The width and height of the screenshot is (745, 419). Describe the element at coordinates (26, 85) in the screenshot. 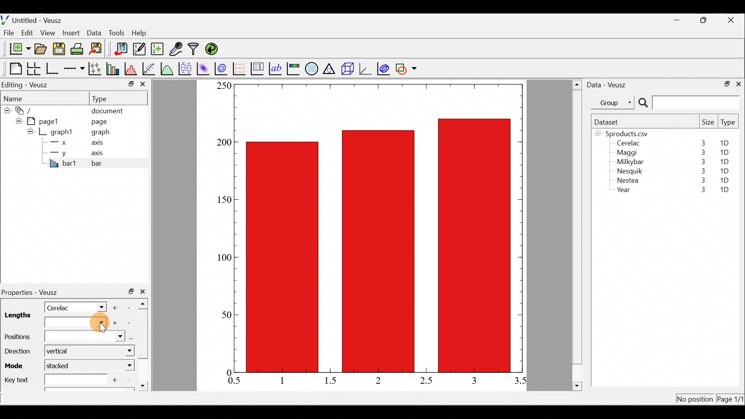

I see `Editing - Veusz` at that location.